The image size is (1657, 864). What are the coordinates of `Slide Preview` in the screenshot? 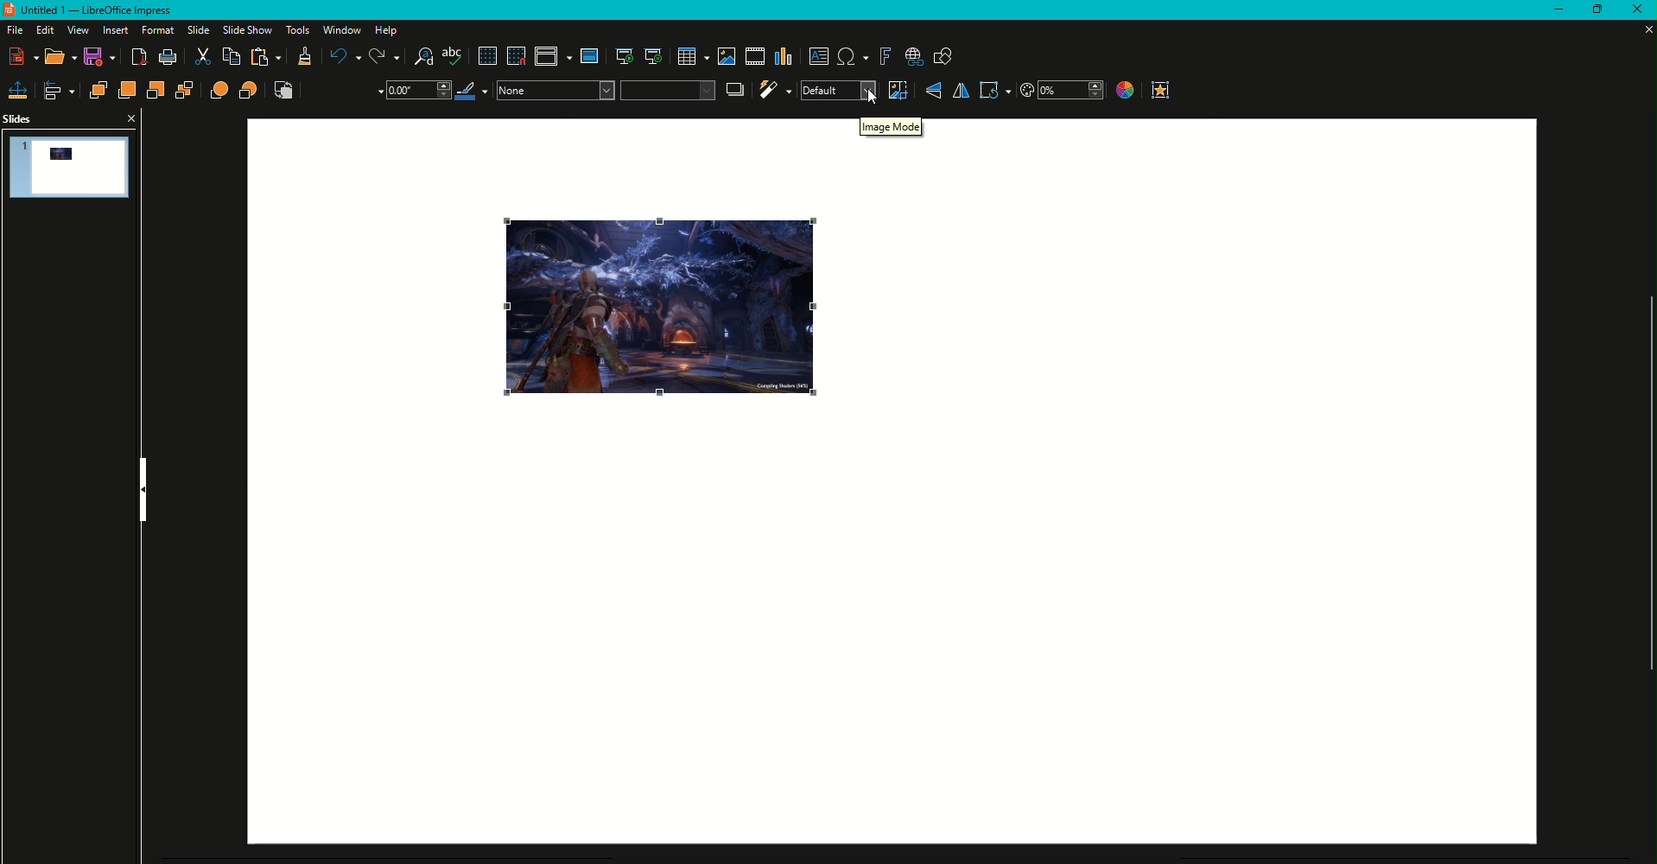 It's located at (71, 166).